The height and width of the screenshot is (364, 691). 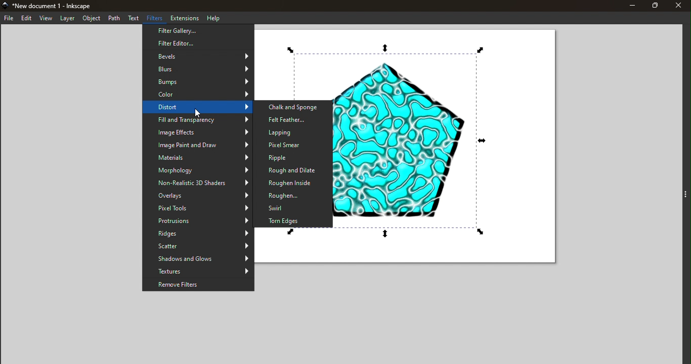 I want to click on Bumps, so click(x=198, y=81).